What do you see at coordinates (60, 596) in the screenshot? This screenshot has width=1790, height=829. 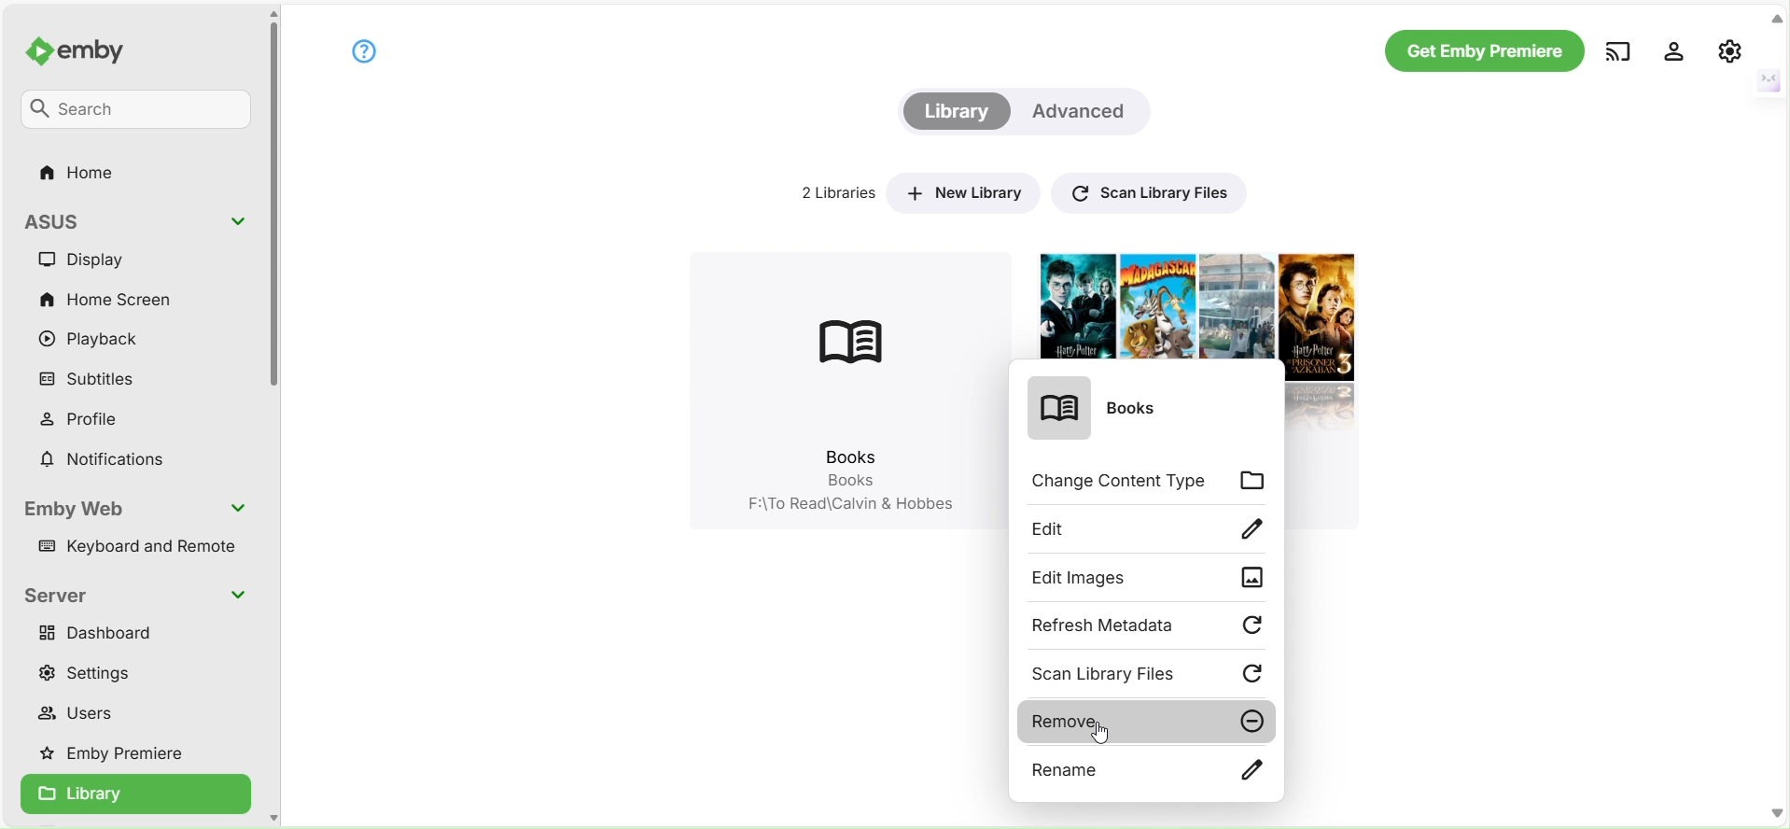 I see `Server` at bounding box center [60, 596].